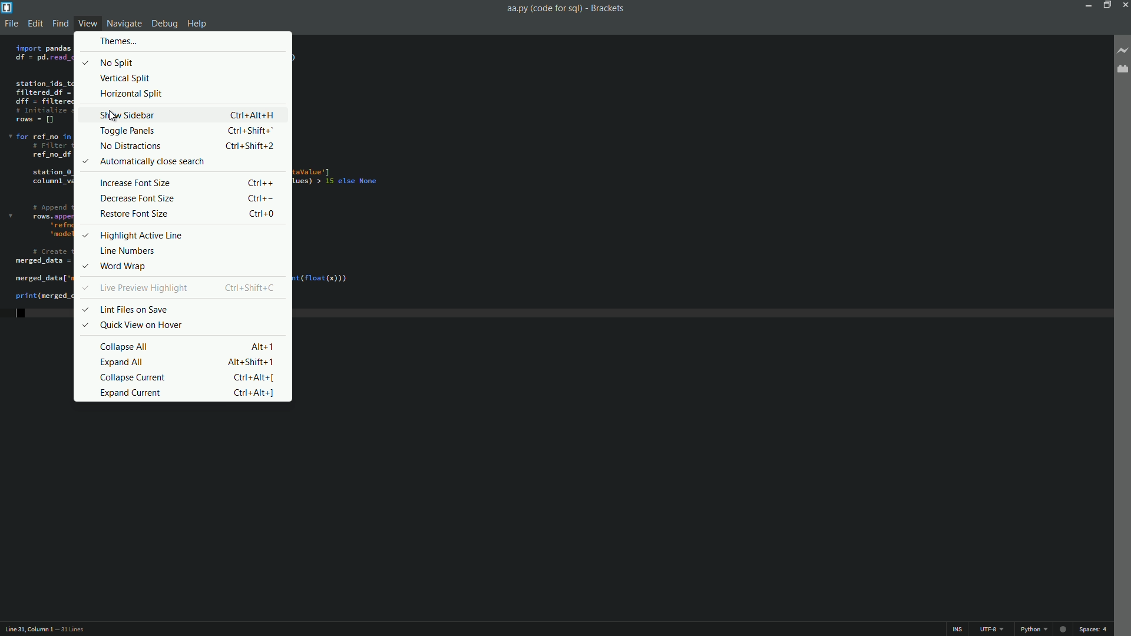 The image size is (1131, 636). What do you see at coordinates (7, 8) in the screenshot?
I see `app icon` at bounding box center [7, 8].